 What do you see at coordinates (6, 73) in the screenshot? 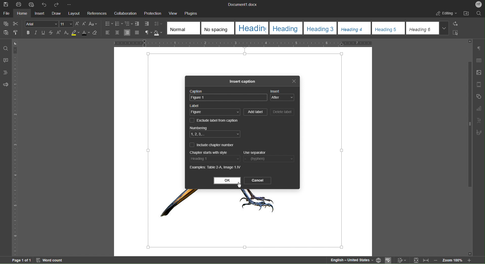
I see `Headings` at bounding box center [6, 73].